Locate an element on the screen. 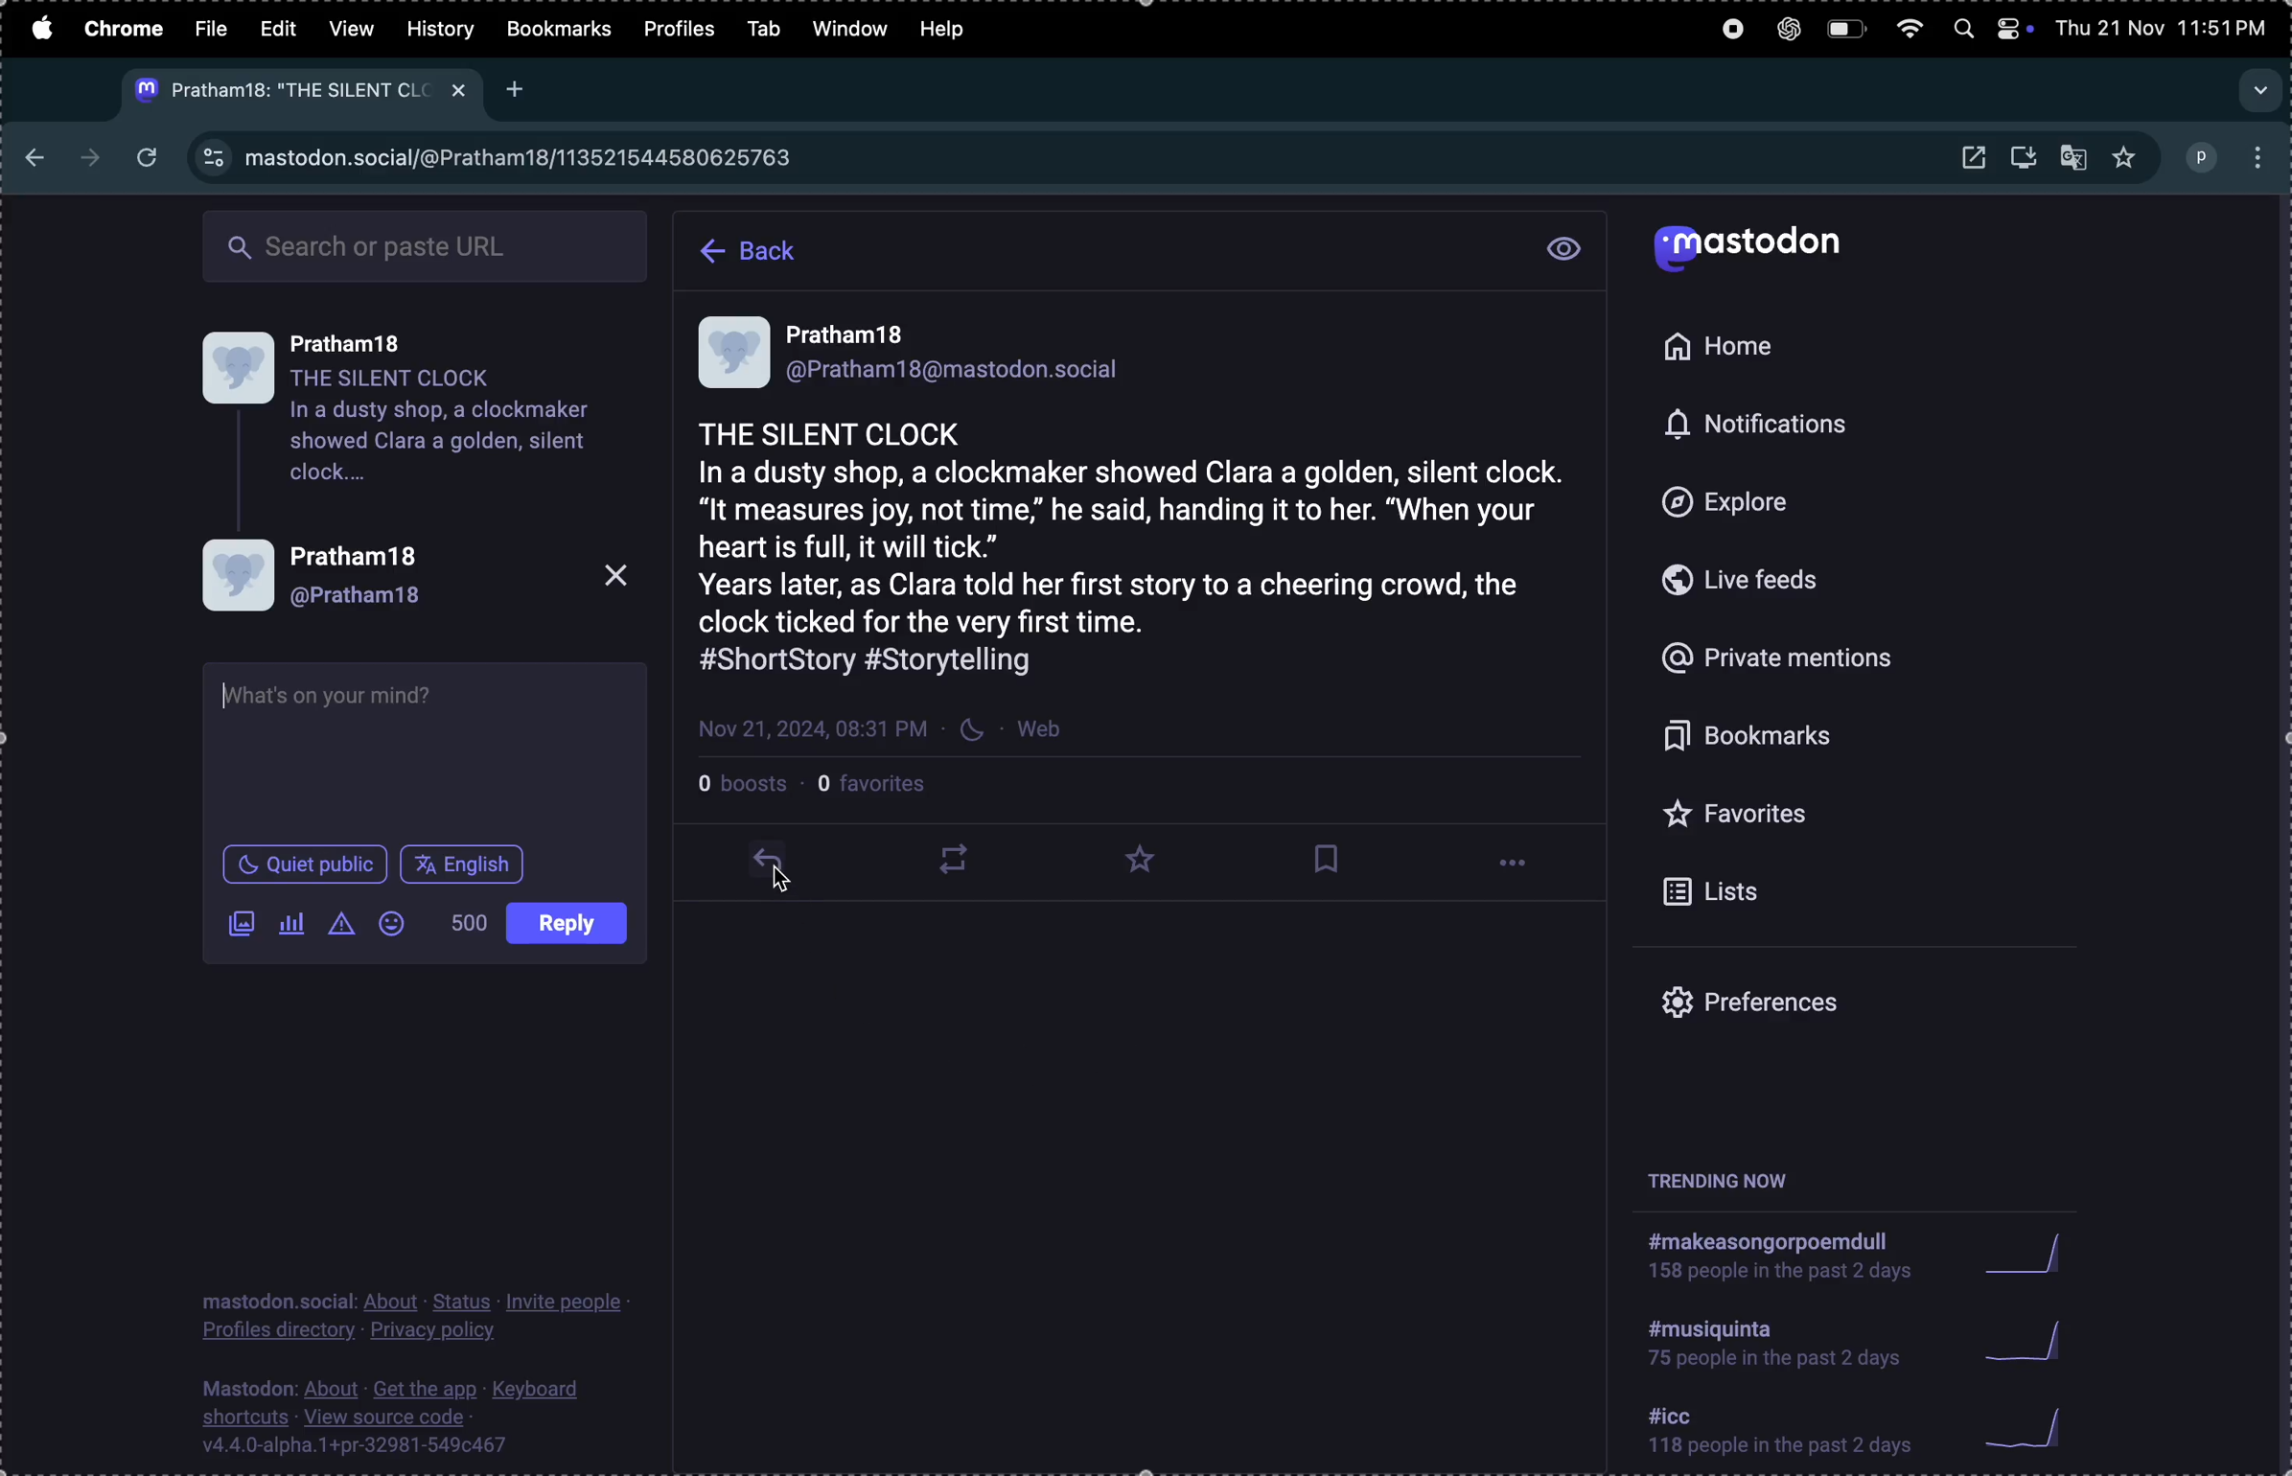 This screenshot has height=1476, width=2292. no of words is located at coordinates (465, 927).